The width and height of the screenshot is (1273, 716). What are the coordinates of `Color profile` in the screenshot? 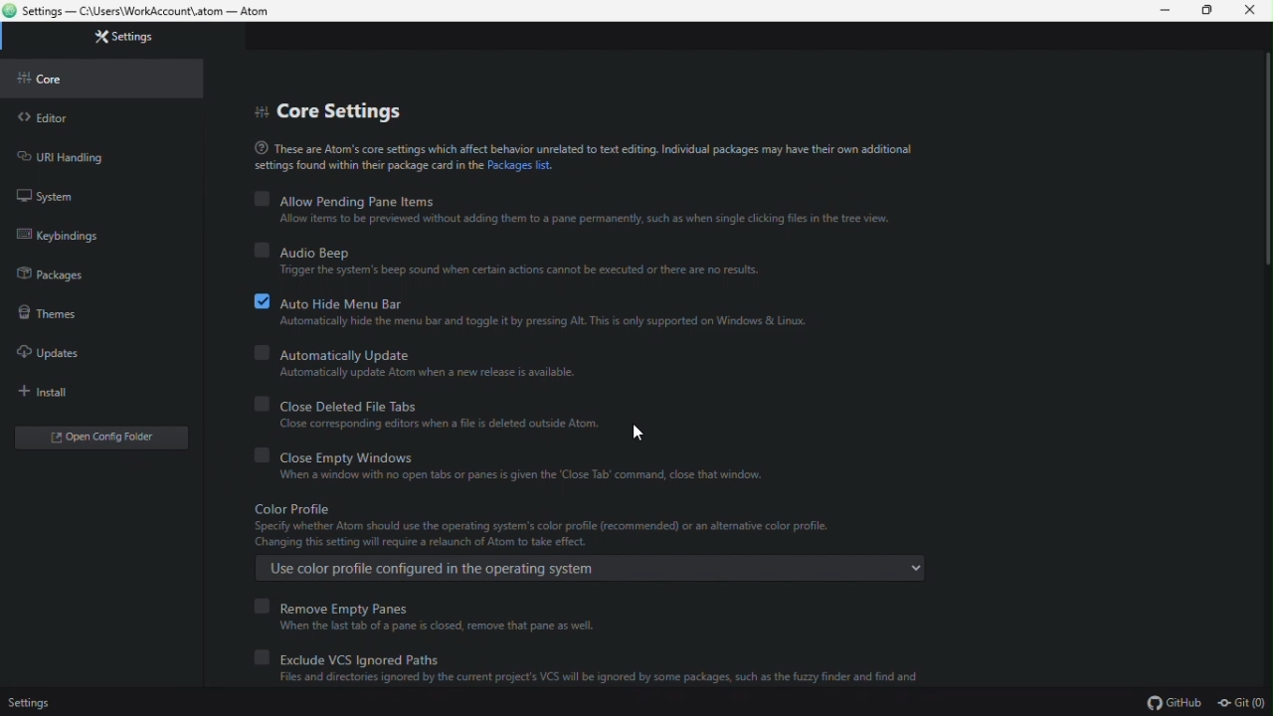 It's located at (590, 538).